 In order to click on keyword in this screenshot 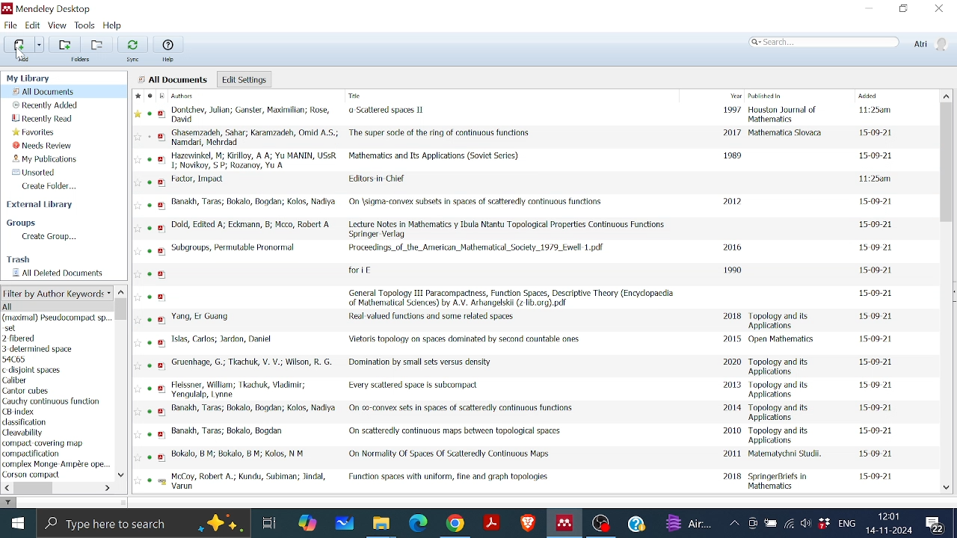, I will do `click(52, 402)`.